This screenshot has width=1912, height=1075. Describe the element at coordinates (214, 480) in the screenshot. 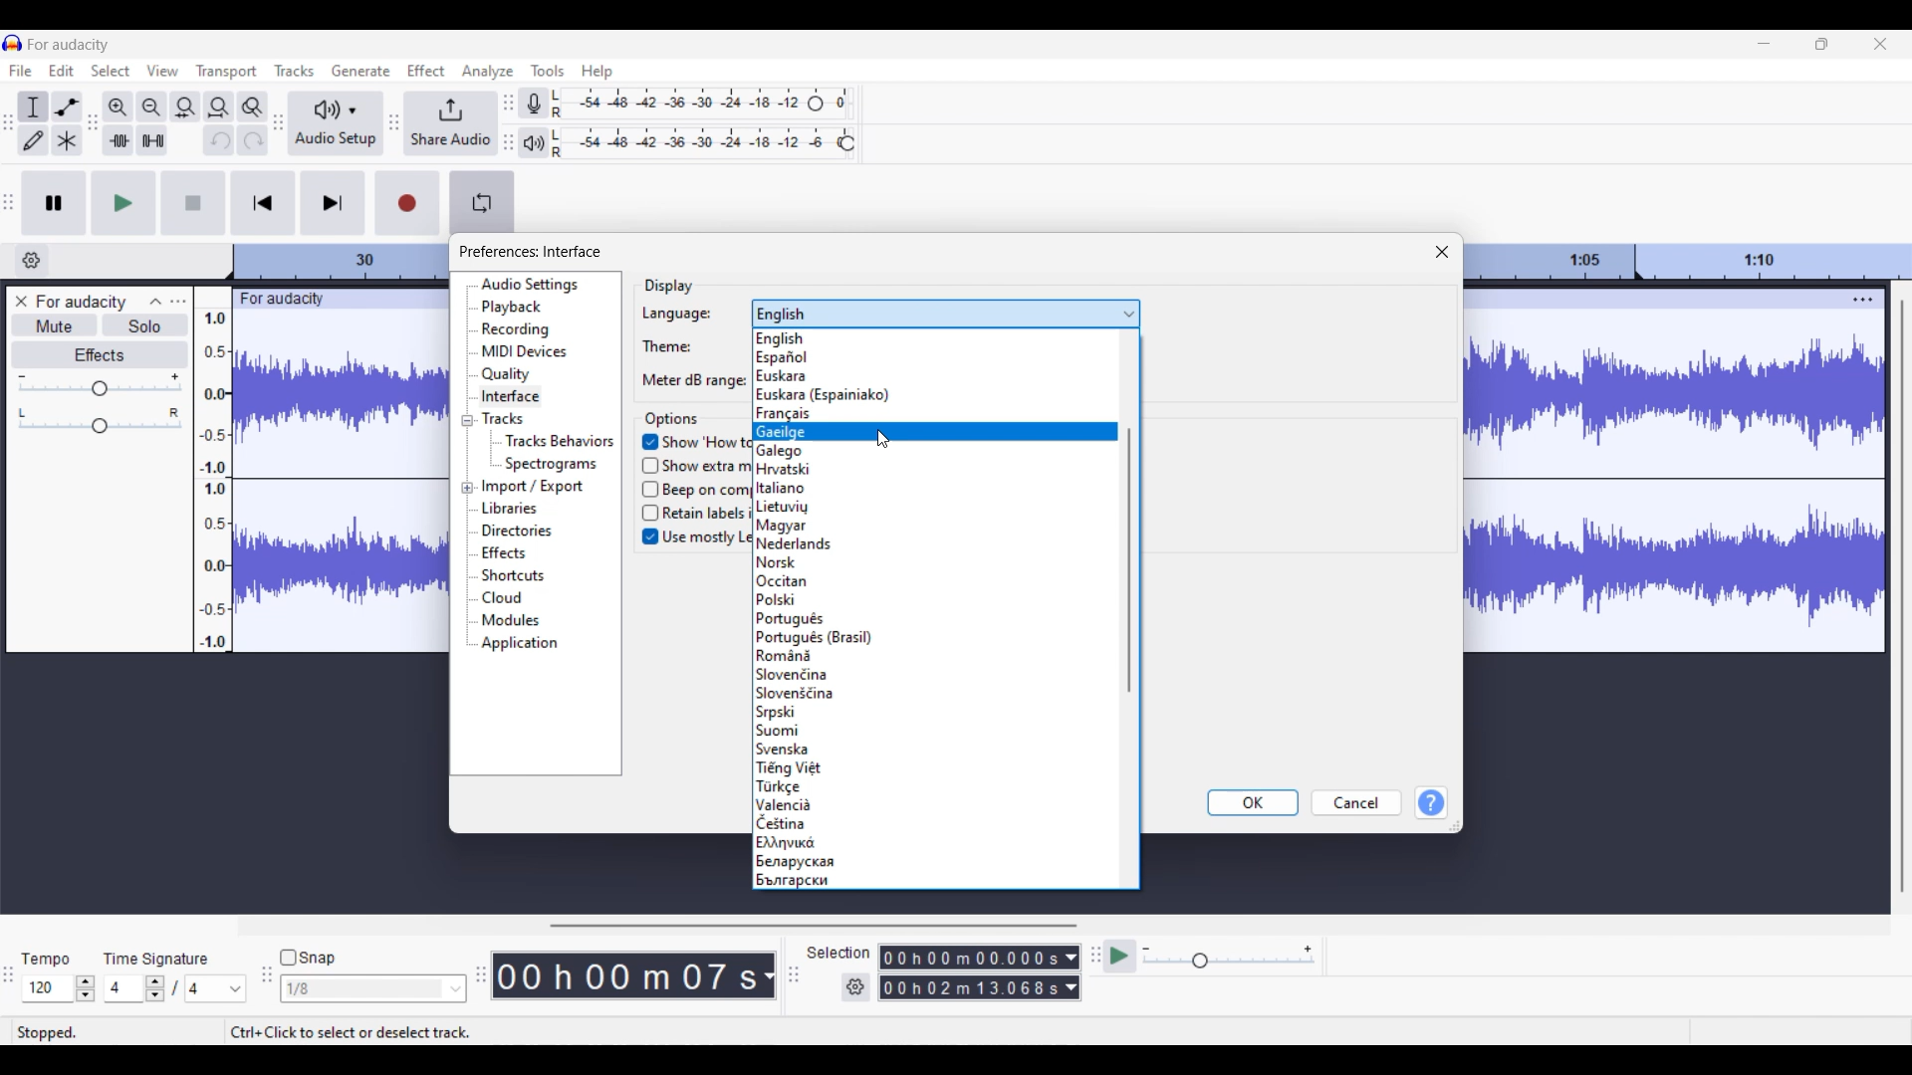

I see `Scale to measure intensity of sound` at that location.